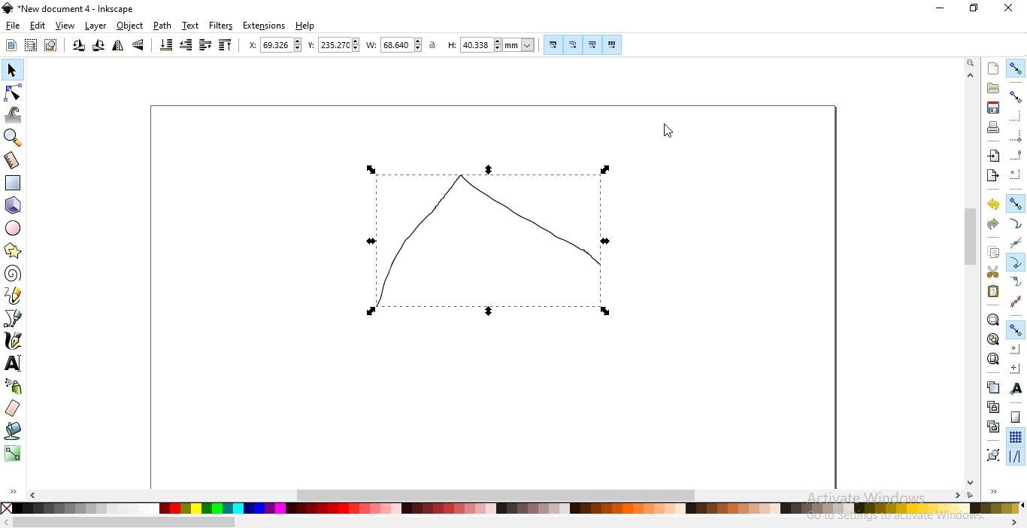  What do you see at coordinates (1015, 262) in the screenshot?
I see `snap cusp nodes incl rectangles corners` at bounding box center [1015, 262].